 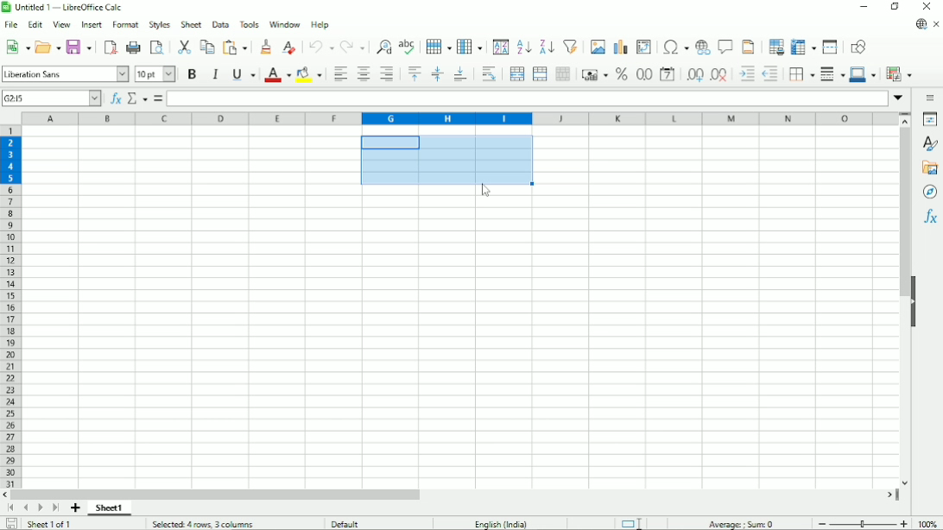 I want to click on Language, so click(x=504, y=522).